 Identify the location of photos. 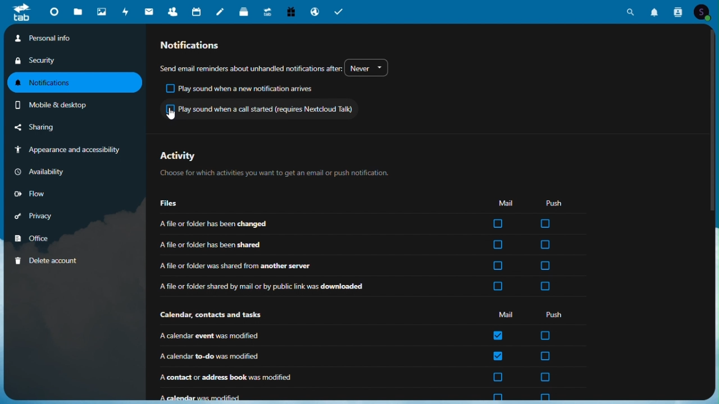
(101, 11).